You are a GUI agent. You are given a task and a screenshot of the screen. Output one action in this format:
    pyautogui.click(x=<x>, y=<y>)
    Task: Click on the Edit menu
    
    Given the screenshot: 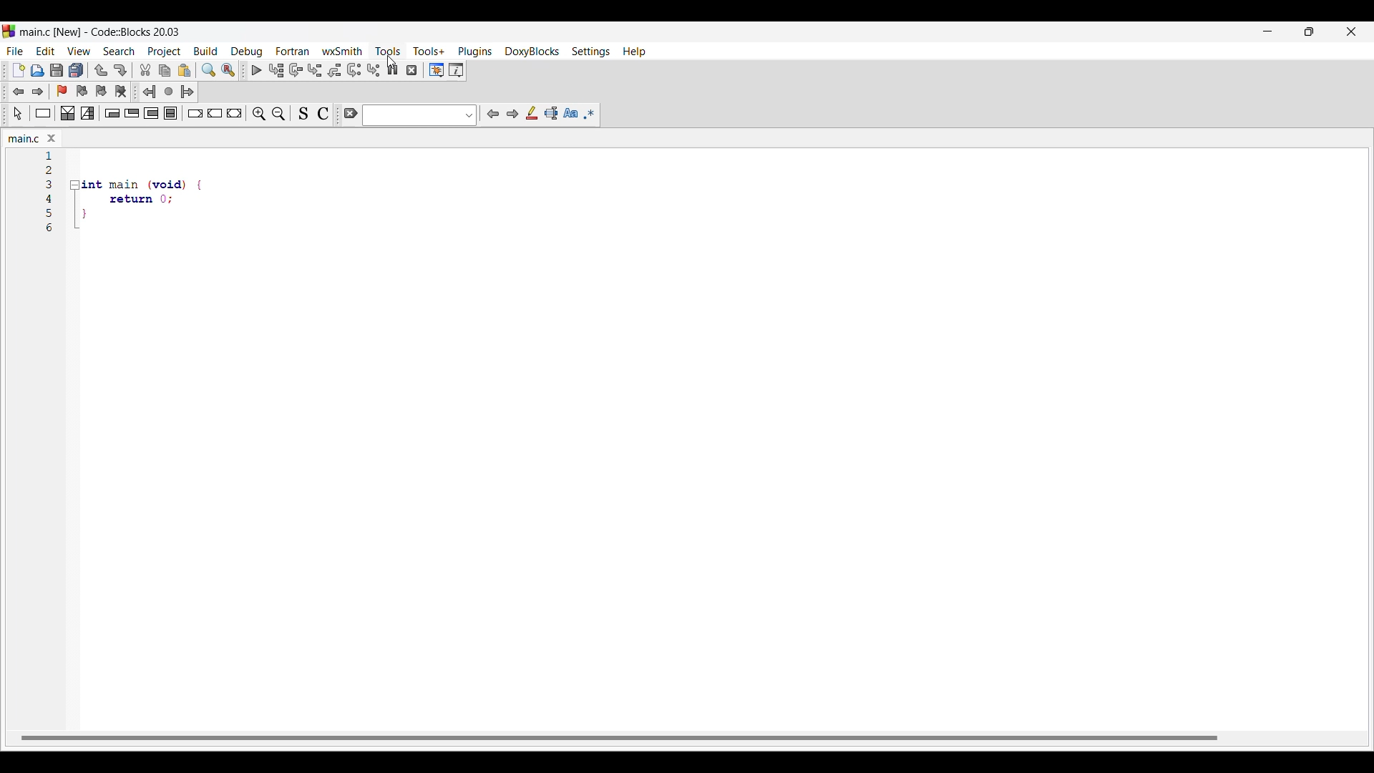 What is the action you would take?
    pyautogui.click(x=45, y=52)
    